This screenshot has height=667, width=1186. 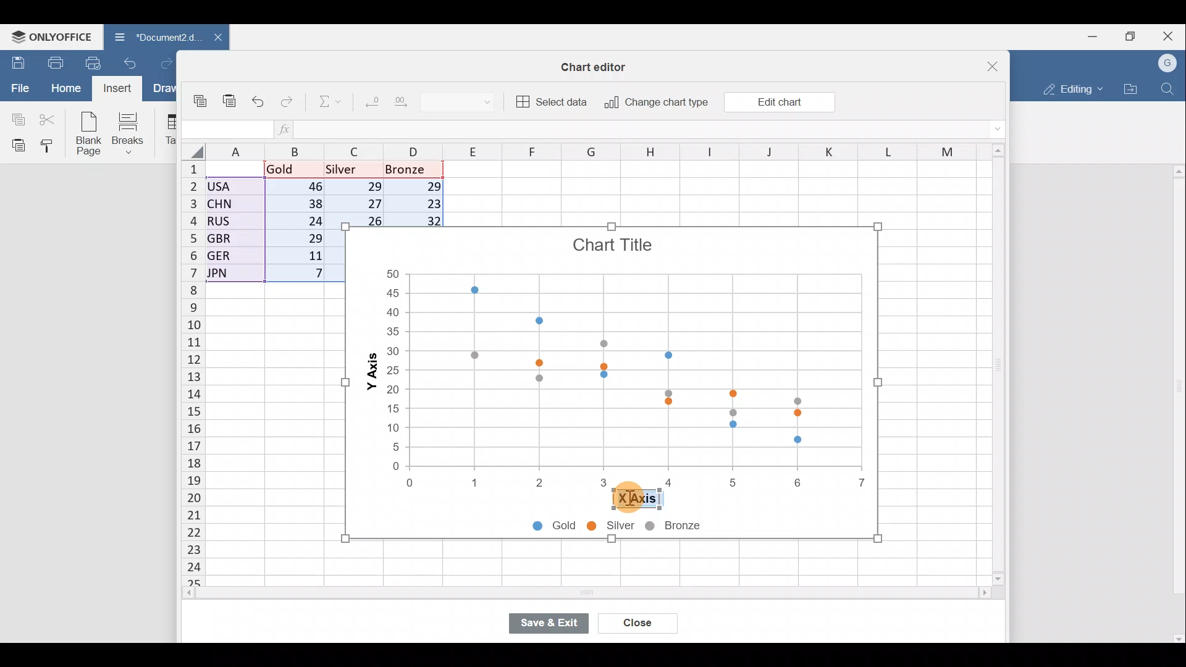 What do you see at coordinates (15, 118) in the screenshot?
I see `Copy` at bounding box center [15, 118].